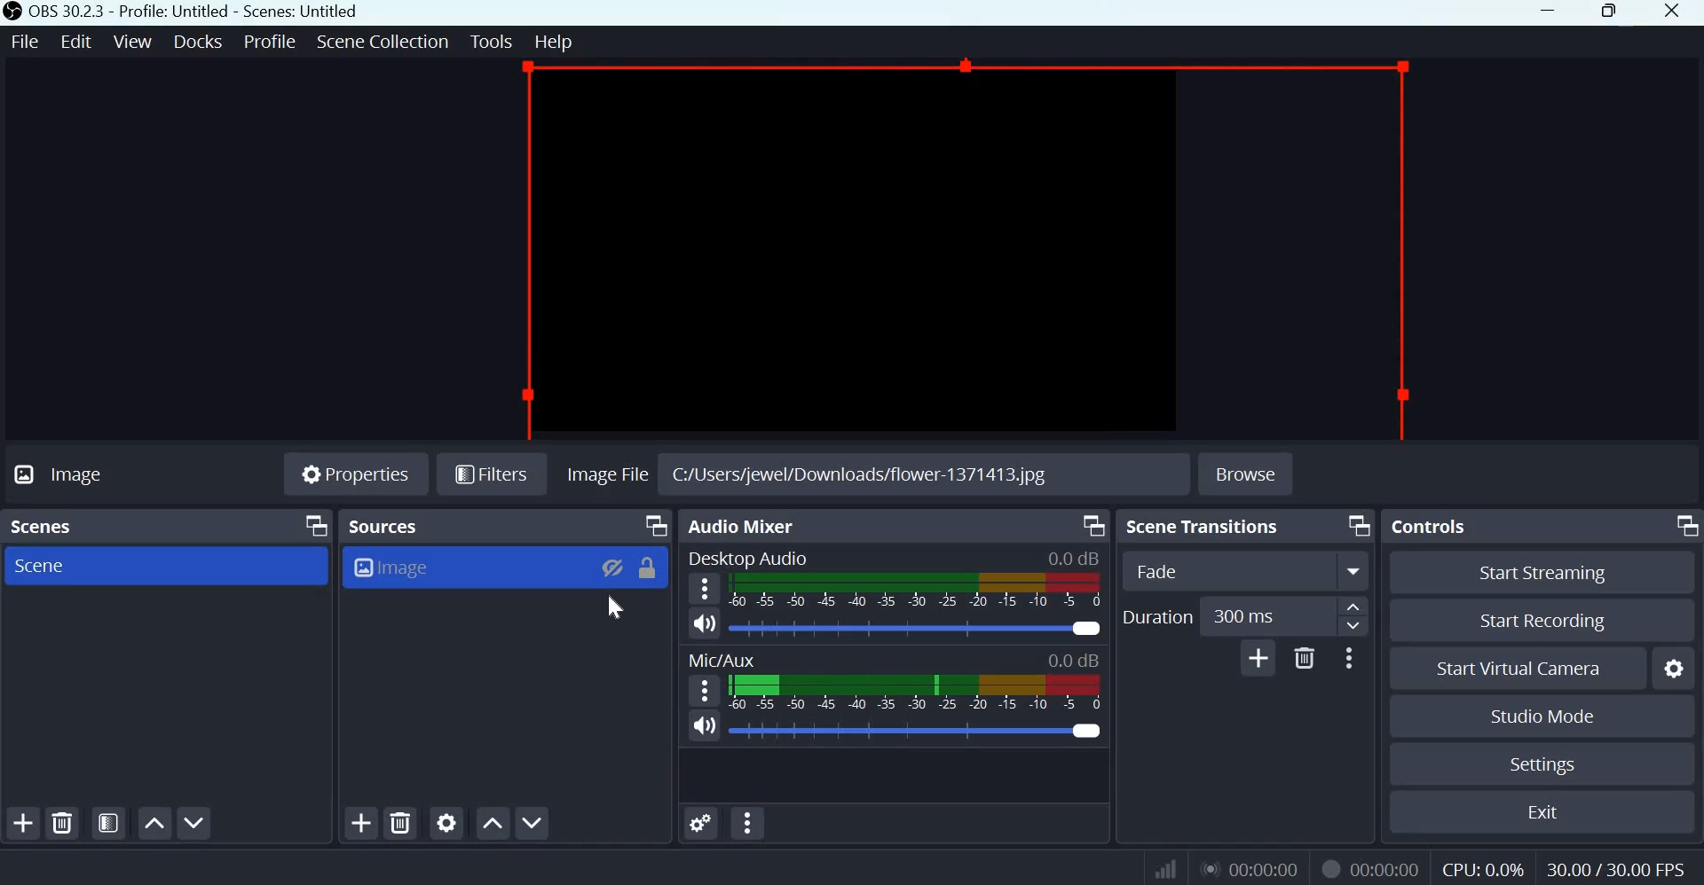  Describe the element at coordinates (1157, 615) in the screenshot. I see `Duration` at that location.